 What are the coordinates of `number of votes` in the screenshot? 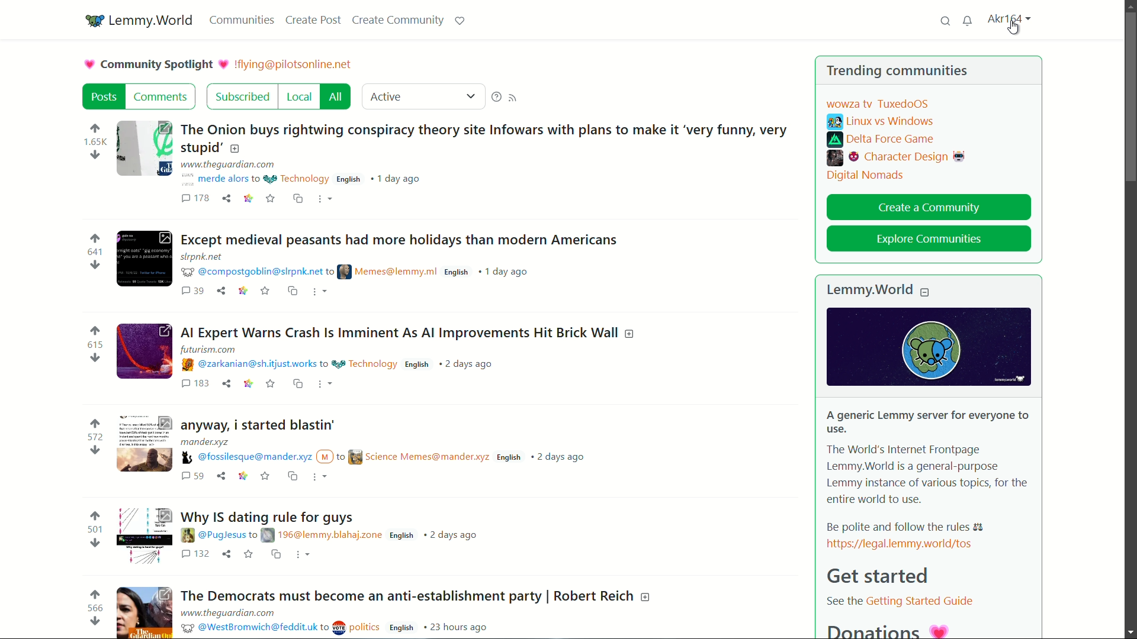 It's located at (95, 608).